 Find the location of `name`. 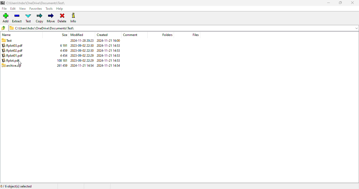

name is located at coordinates (7, 35).